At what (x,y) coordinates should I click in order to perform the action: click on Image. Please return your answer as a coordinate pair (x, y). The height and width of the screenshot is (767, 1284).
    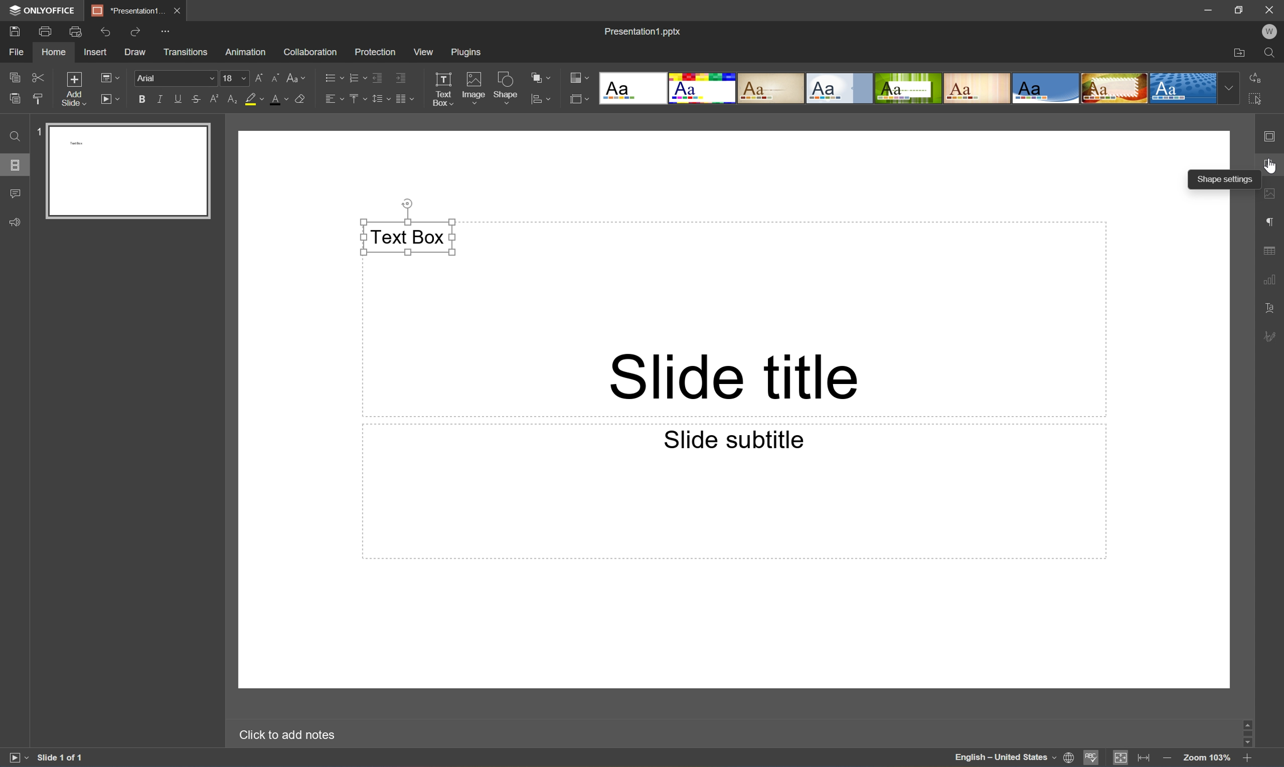
    Looking at the image, I should click on (474, 88).